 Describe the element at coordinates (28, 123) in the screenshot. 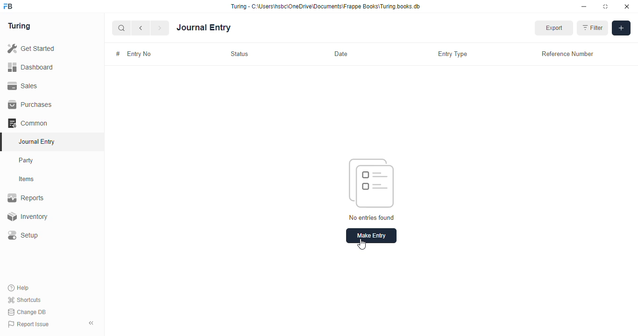

I see `common` at that location.